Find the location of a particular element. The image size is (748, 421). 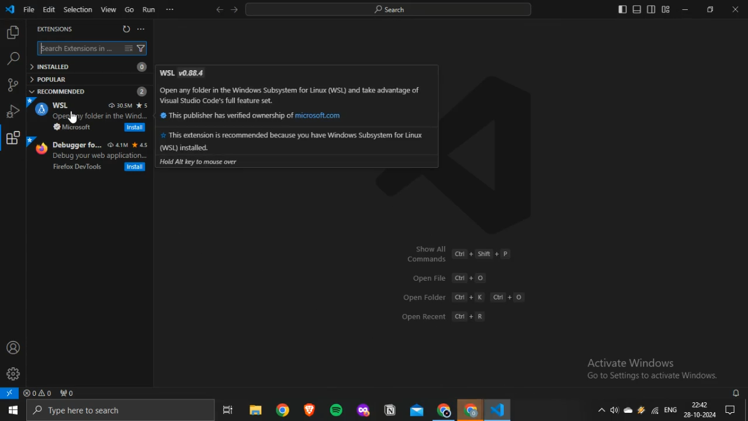

VScode is located at coordinates (497, 409).